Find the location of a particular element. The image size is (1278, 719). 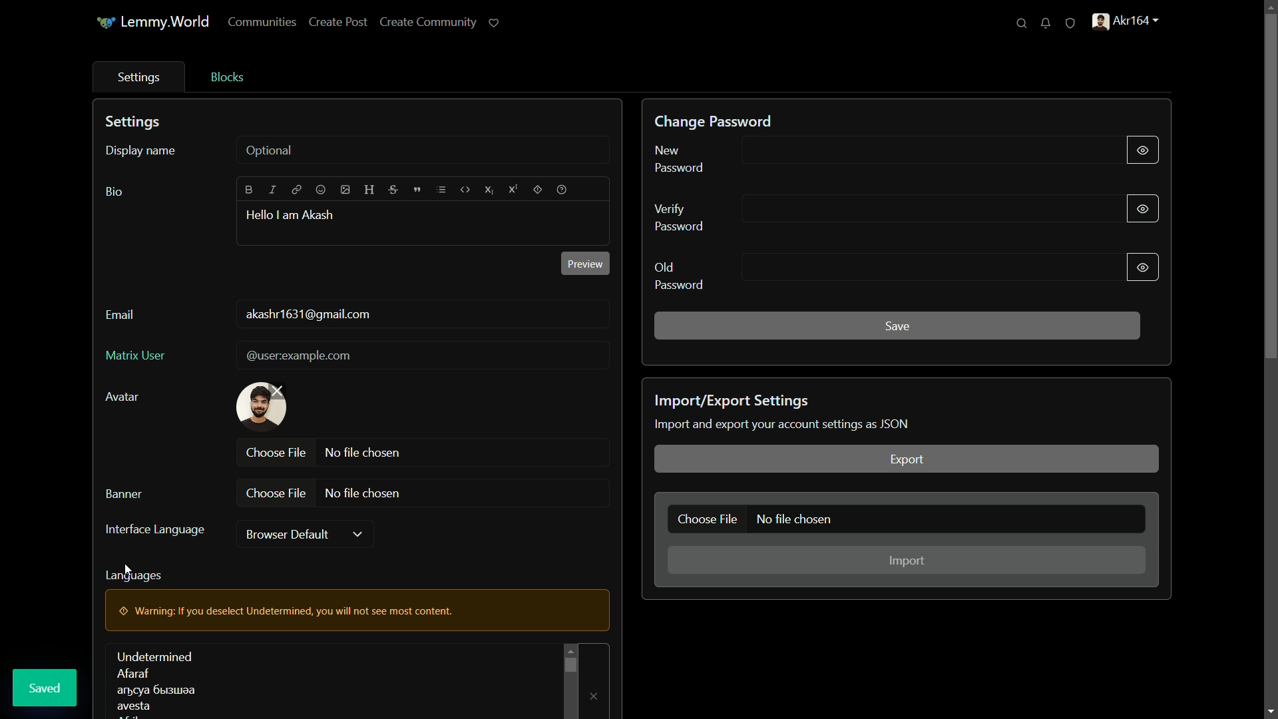

new password is located at coordinates (680, 159).